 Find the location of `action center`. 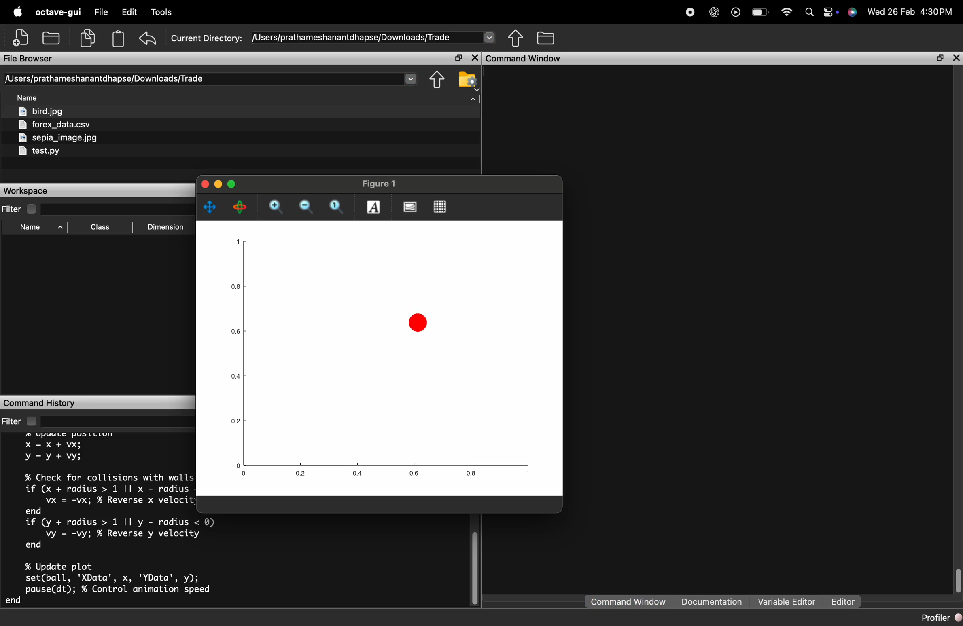

action center is located at coordinates (831, 12).